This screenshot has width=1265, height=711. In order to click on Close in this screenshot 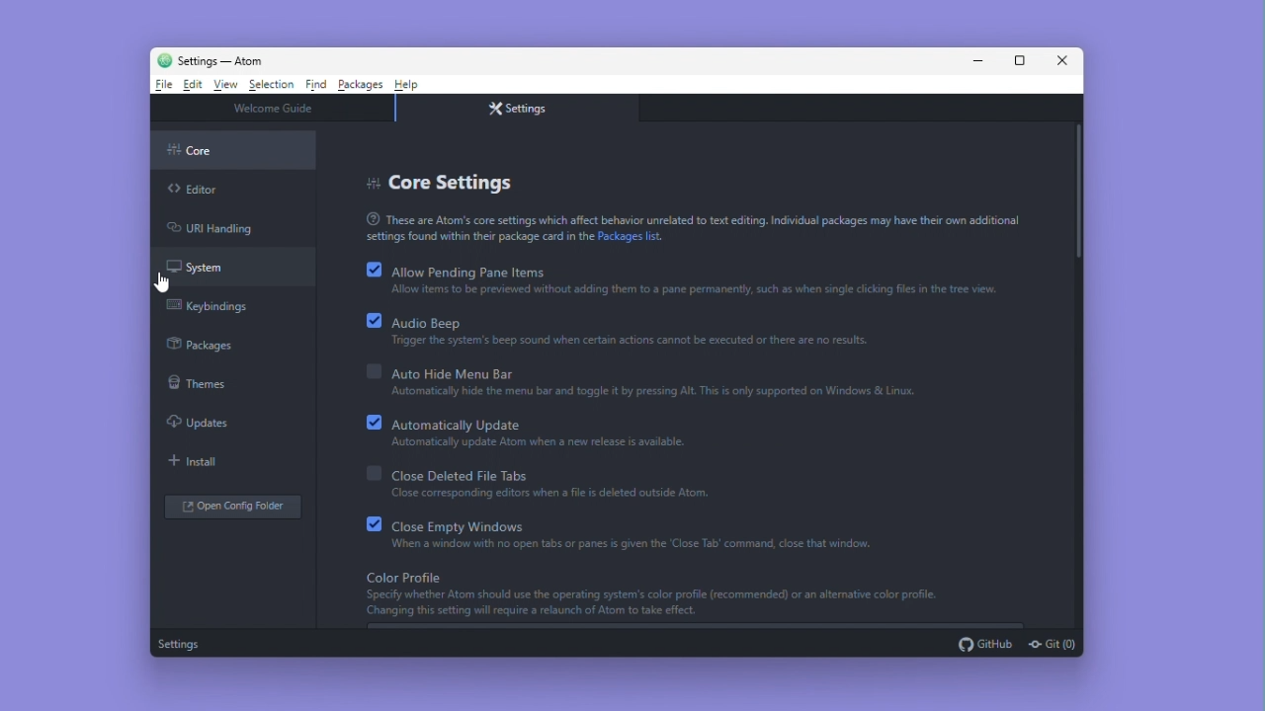, I will do `click(1063, 58)`.